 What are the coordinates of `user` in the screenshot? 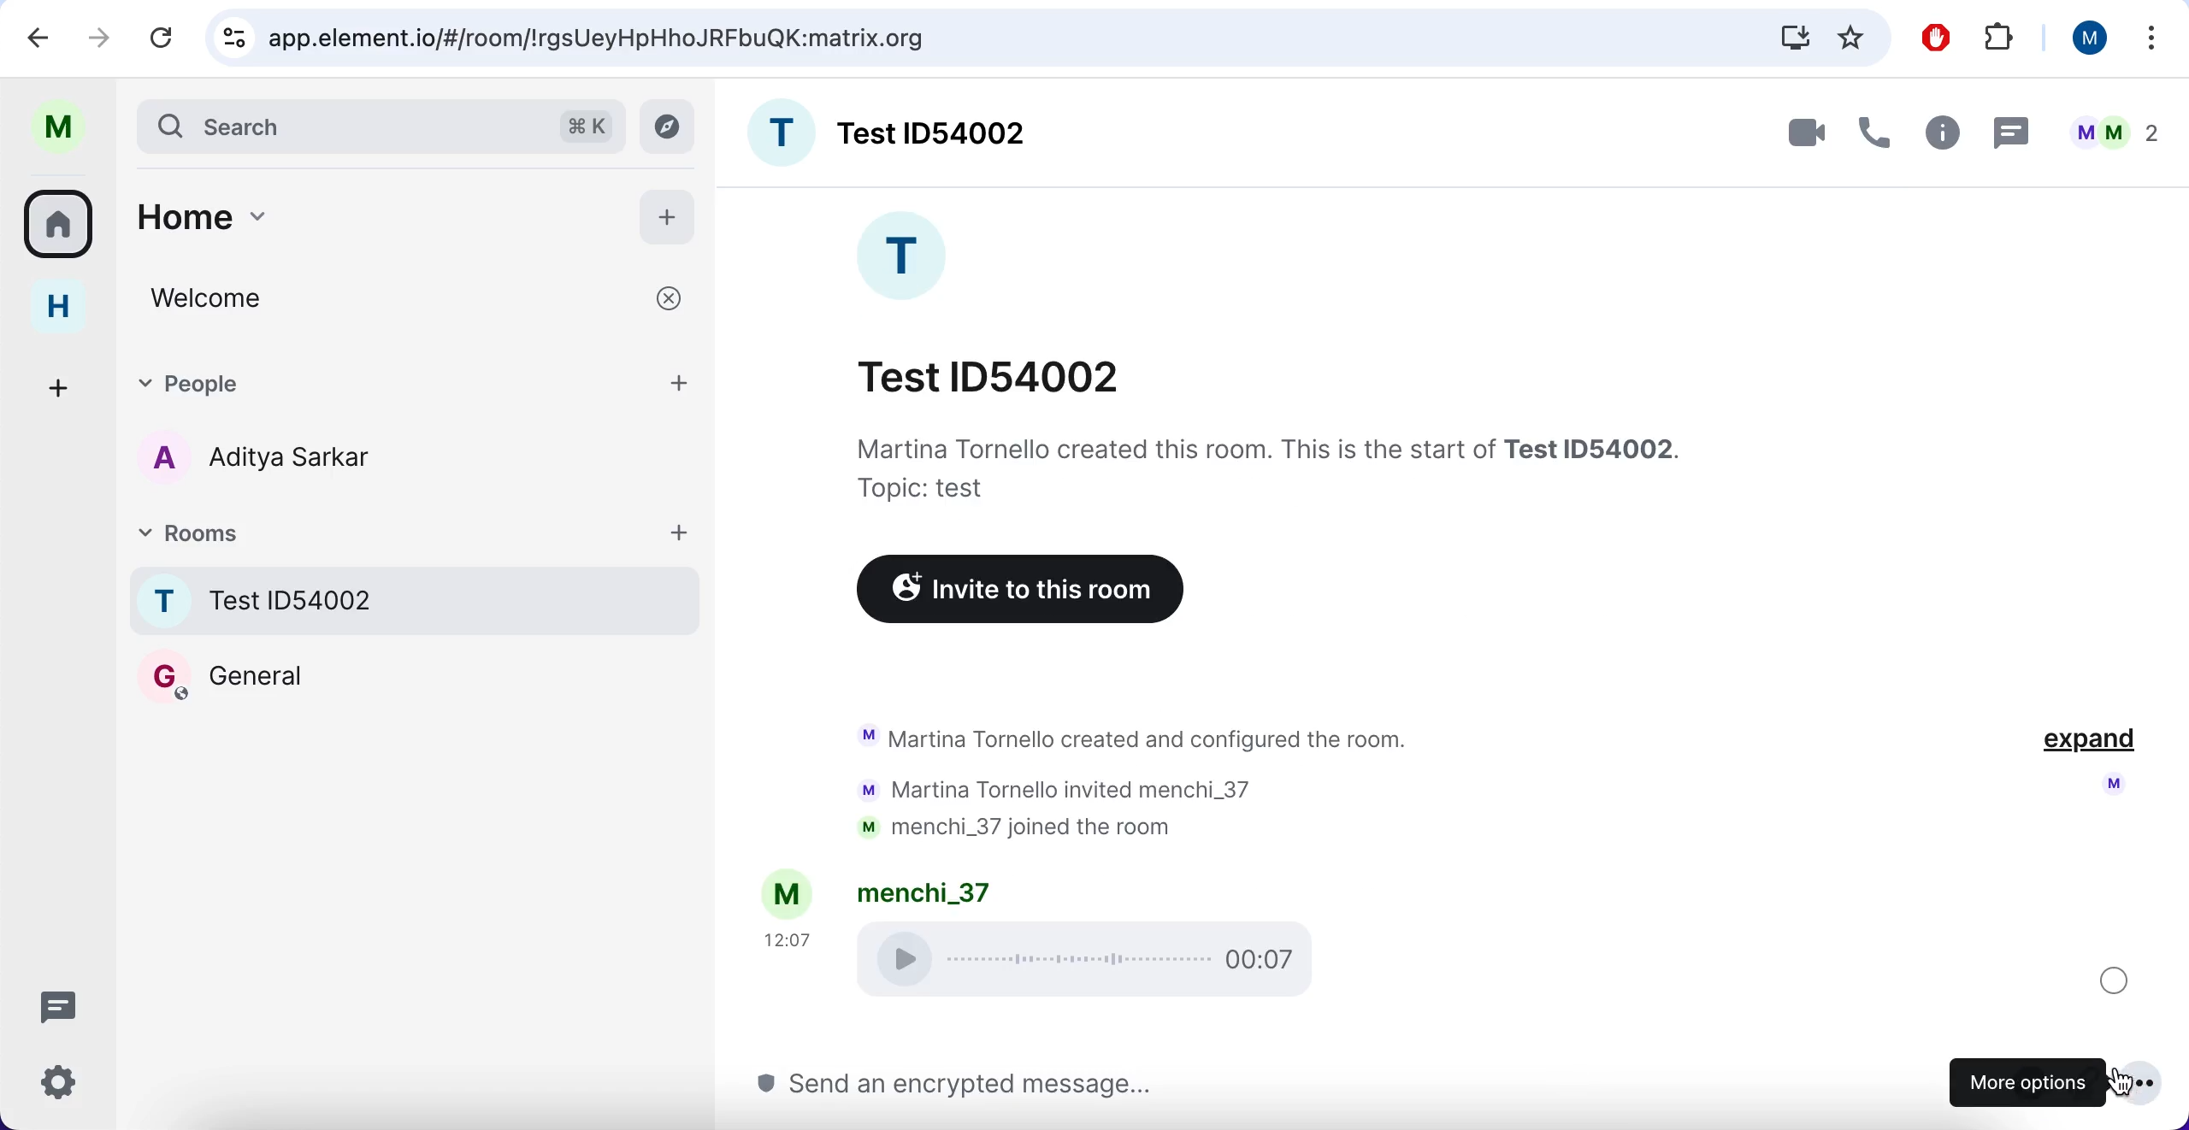 It's located at (788, 892).